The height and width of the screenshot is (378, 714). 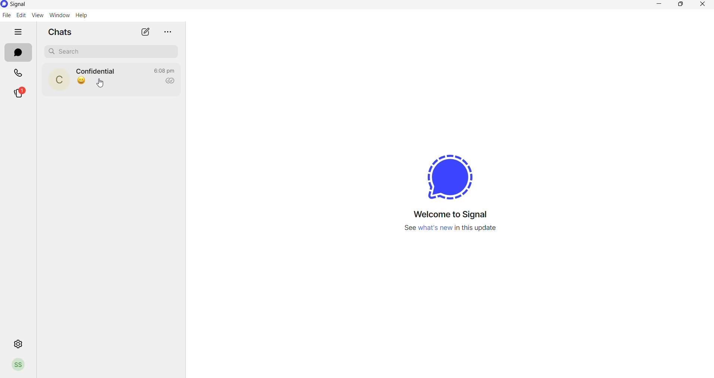 What do you see at coordinates (84, 15) in the screenshot?
I see `Help` at bounding box center [84, 15].